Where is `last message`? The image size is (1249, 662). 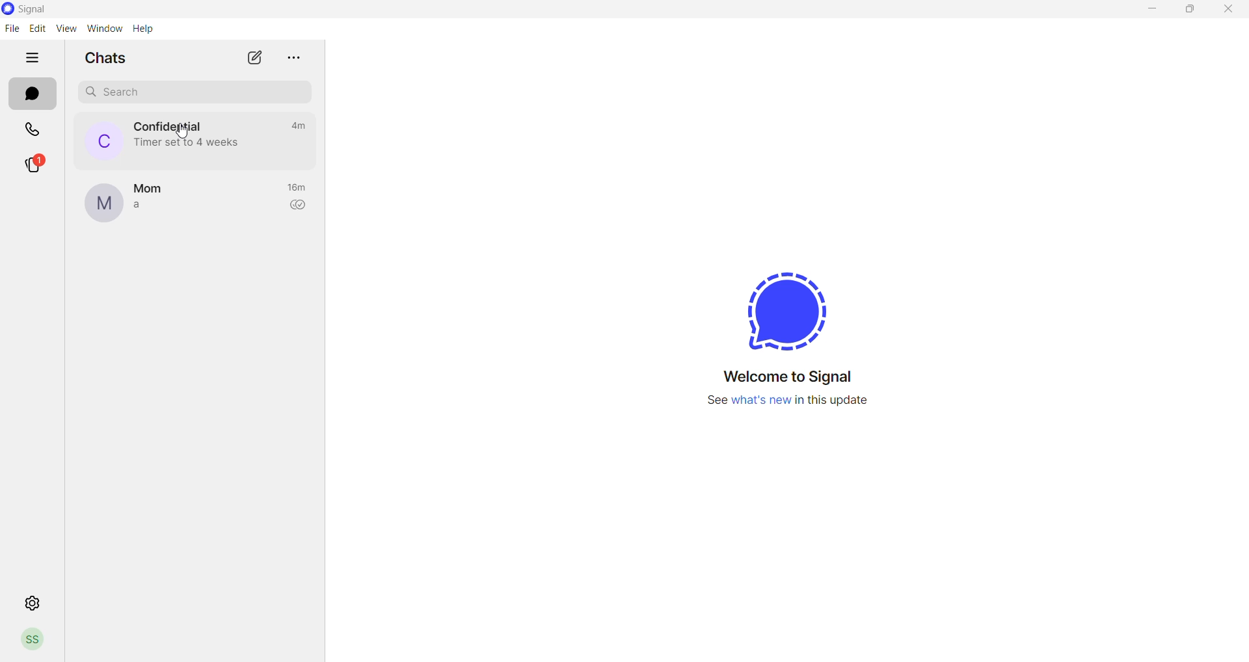
last message is located at coordinates (146, 205).